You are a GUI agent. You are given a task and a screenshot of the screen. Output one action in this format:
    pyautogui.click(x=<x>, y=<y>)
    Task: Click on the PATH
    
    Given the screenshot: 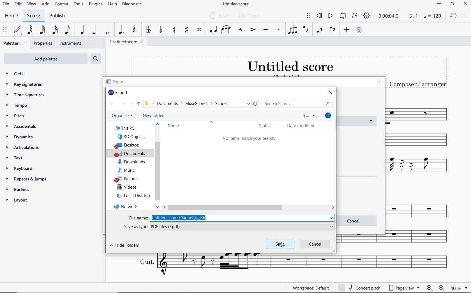 What is the action you would take?
    pyautogui.click(x=201, y=104)
    